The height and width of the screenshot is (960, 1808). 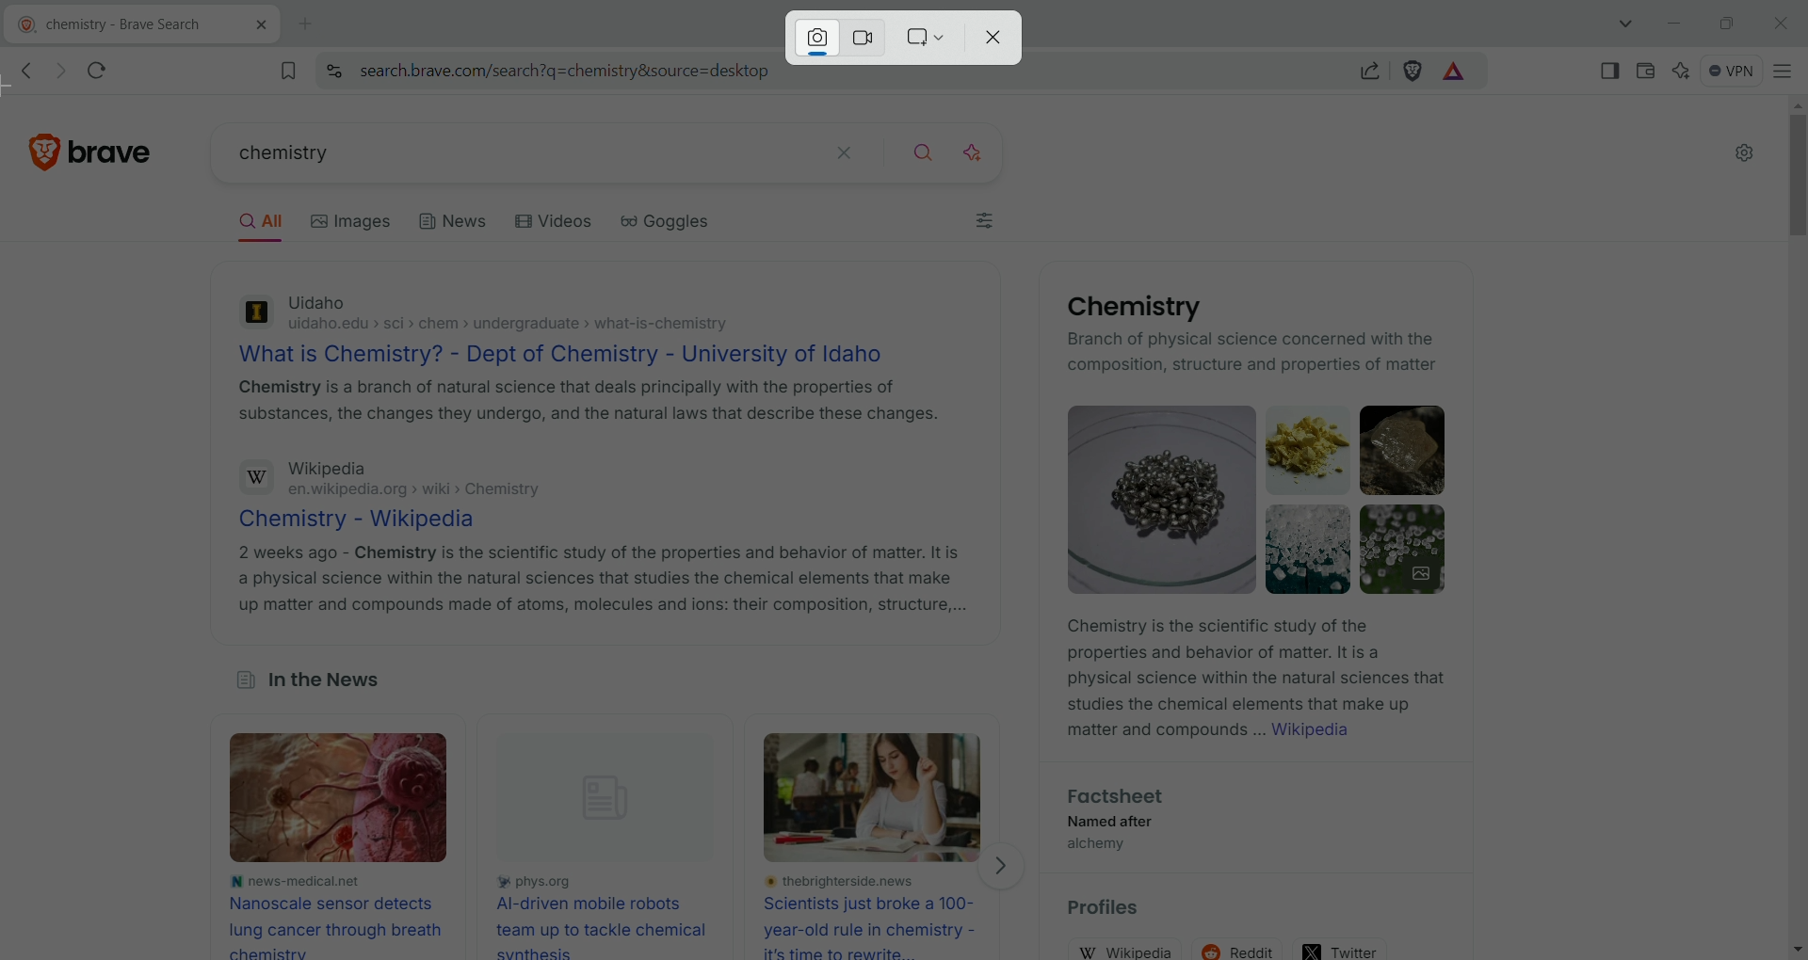 I want to click on show sidebar, so click(x=1611, y=70).